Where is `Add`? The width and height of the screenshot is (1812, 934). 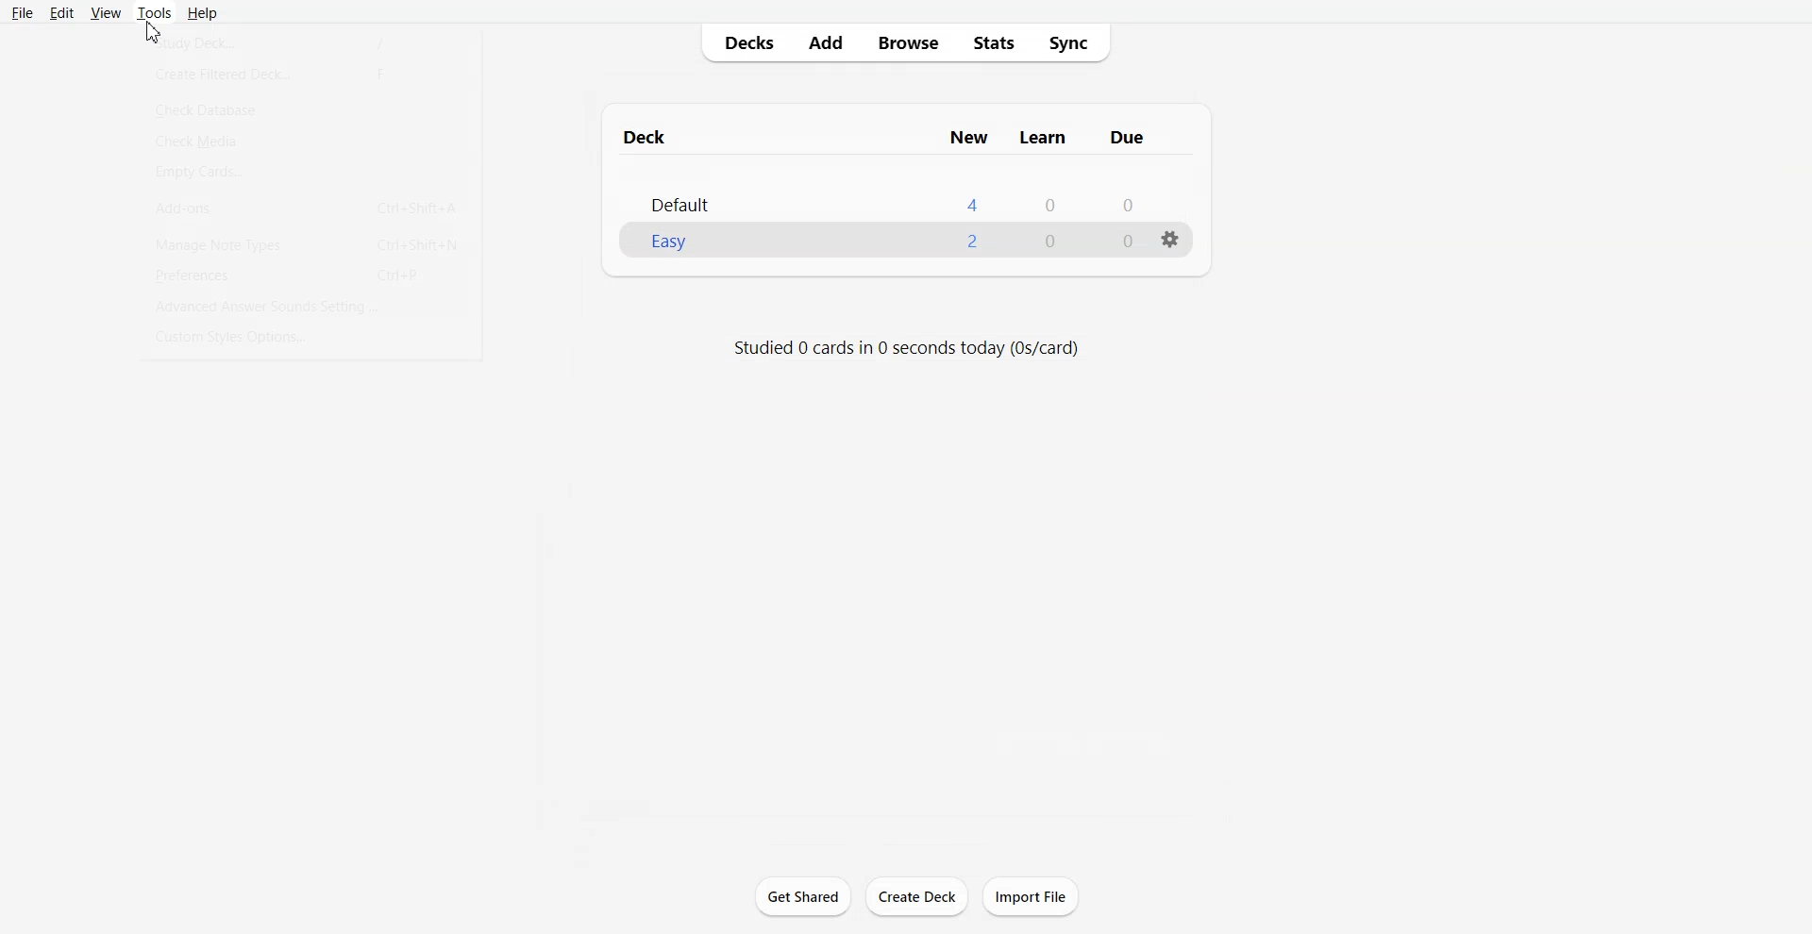 Add is located at coordinates (824, 42).